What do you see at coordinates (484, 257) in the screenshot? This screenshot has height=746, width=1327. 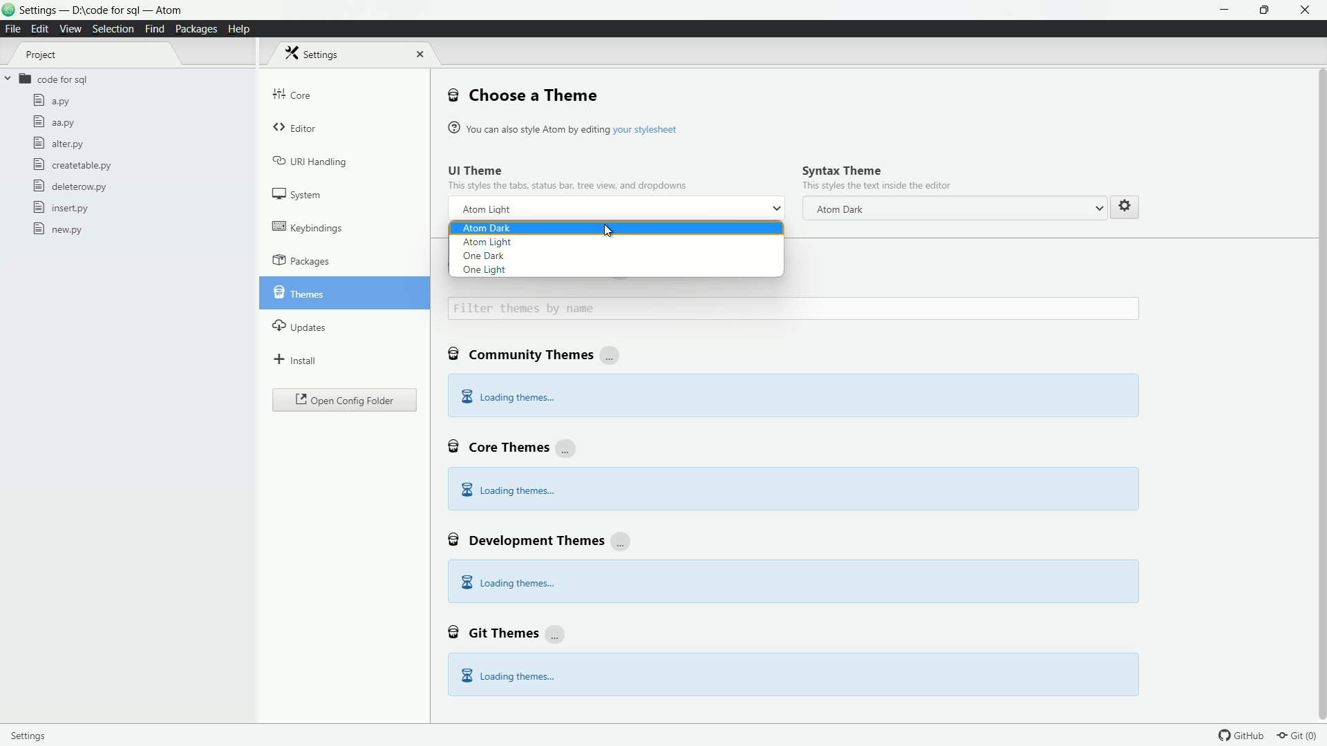 I see `one dark` at bounding box center [484, 257].